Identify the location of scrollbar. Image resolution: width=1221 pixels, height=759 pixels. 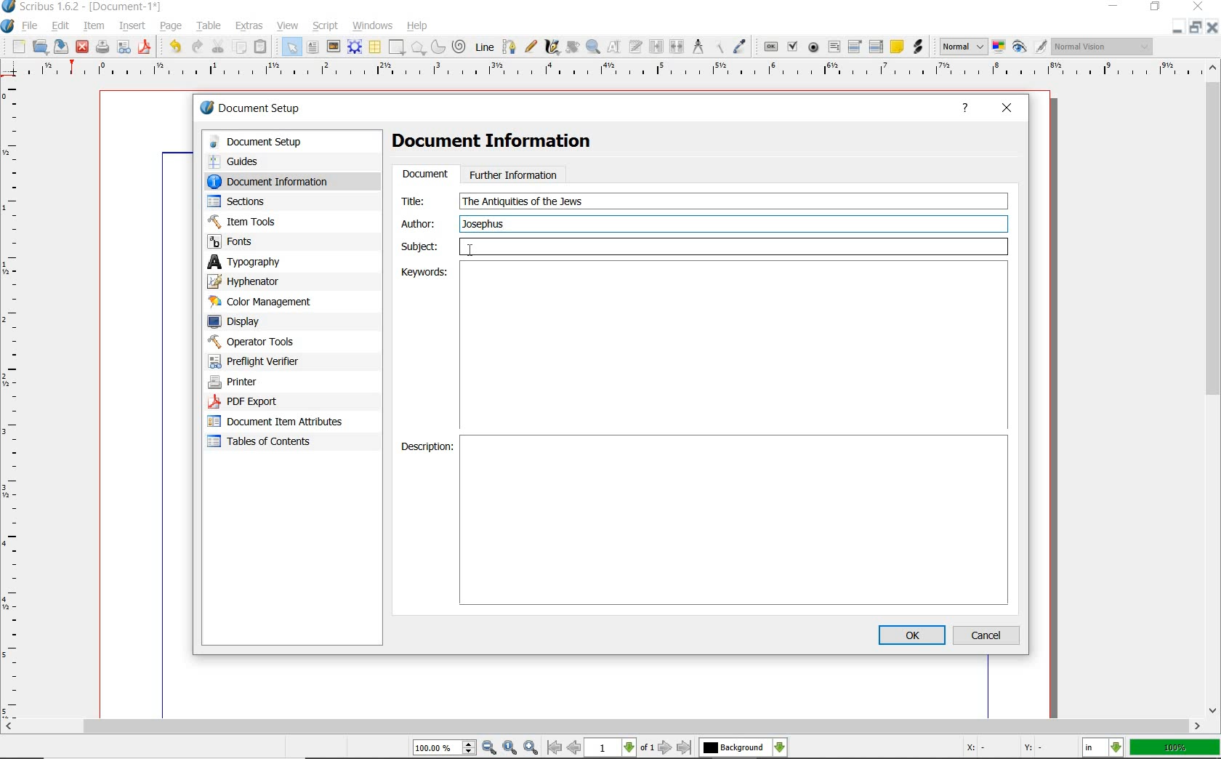
(1214, 390).